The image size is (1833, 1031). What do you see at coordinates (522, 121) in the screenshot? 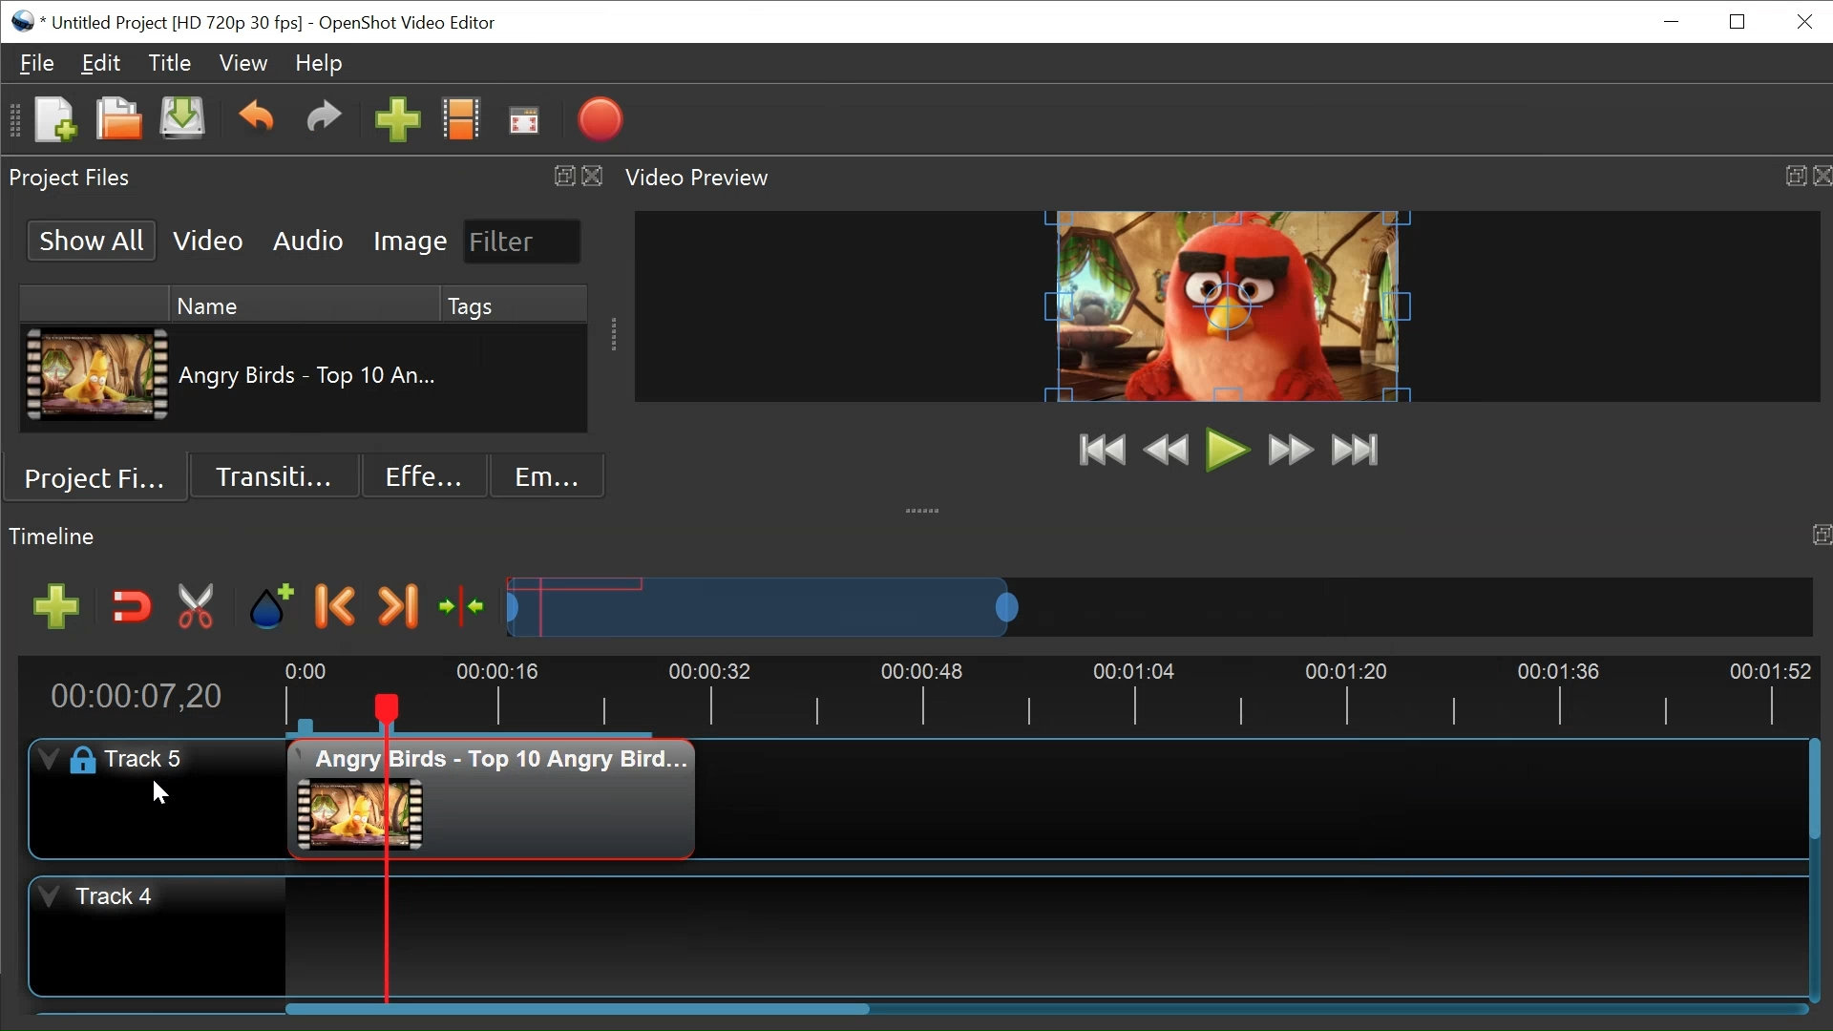
I see `Fullscreen` at bounding box center [522, 121].